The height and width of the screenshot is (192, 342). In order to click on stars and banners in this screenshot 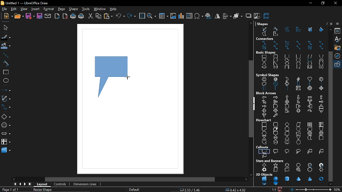, I will do `click(270, 161)`.